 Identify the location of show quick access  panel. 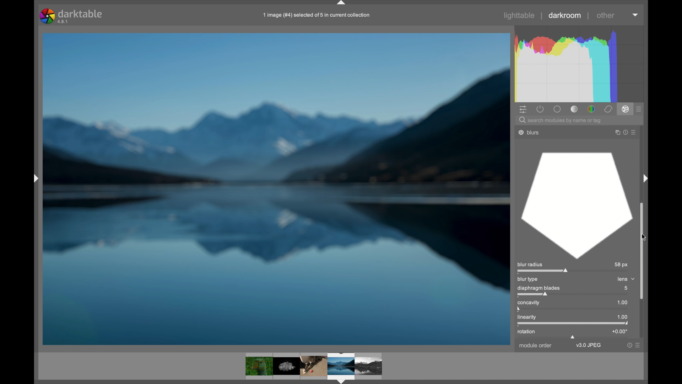
(523, 109).